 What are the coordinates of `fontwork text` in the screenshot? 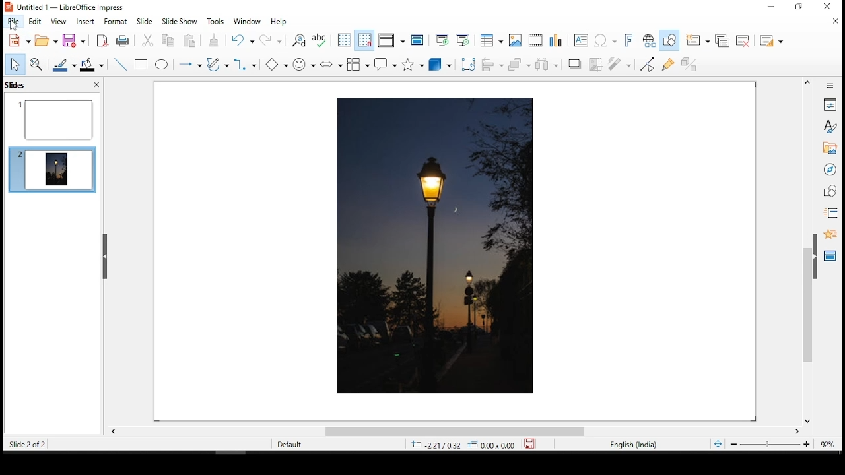 It's located at (630, 39).